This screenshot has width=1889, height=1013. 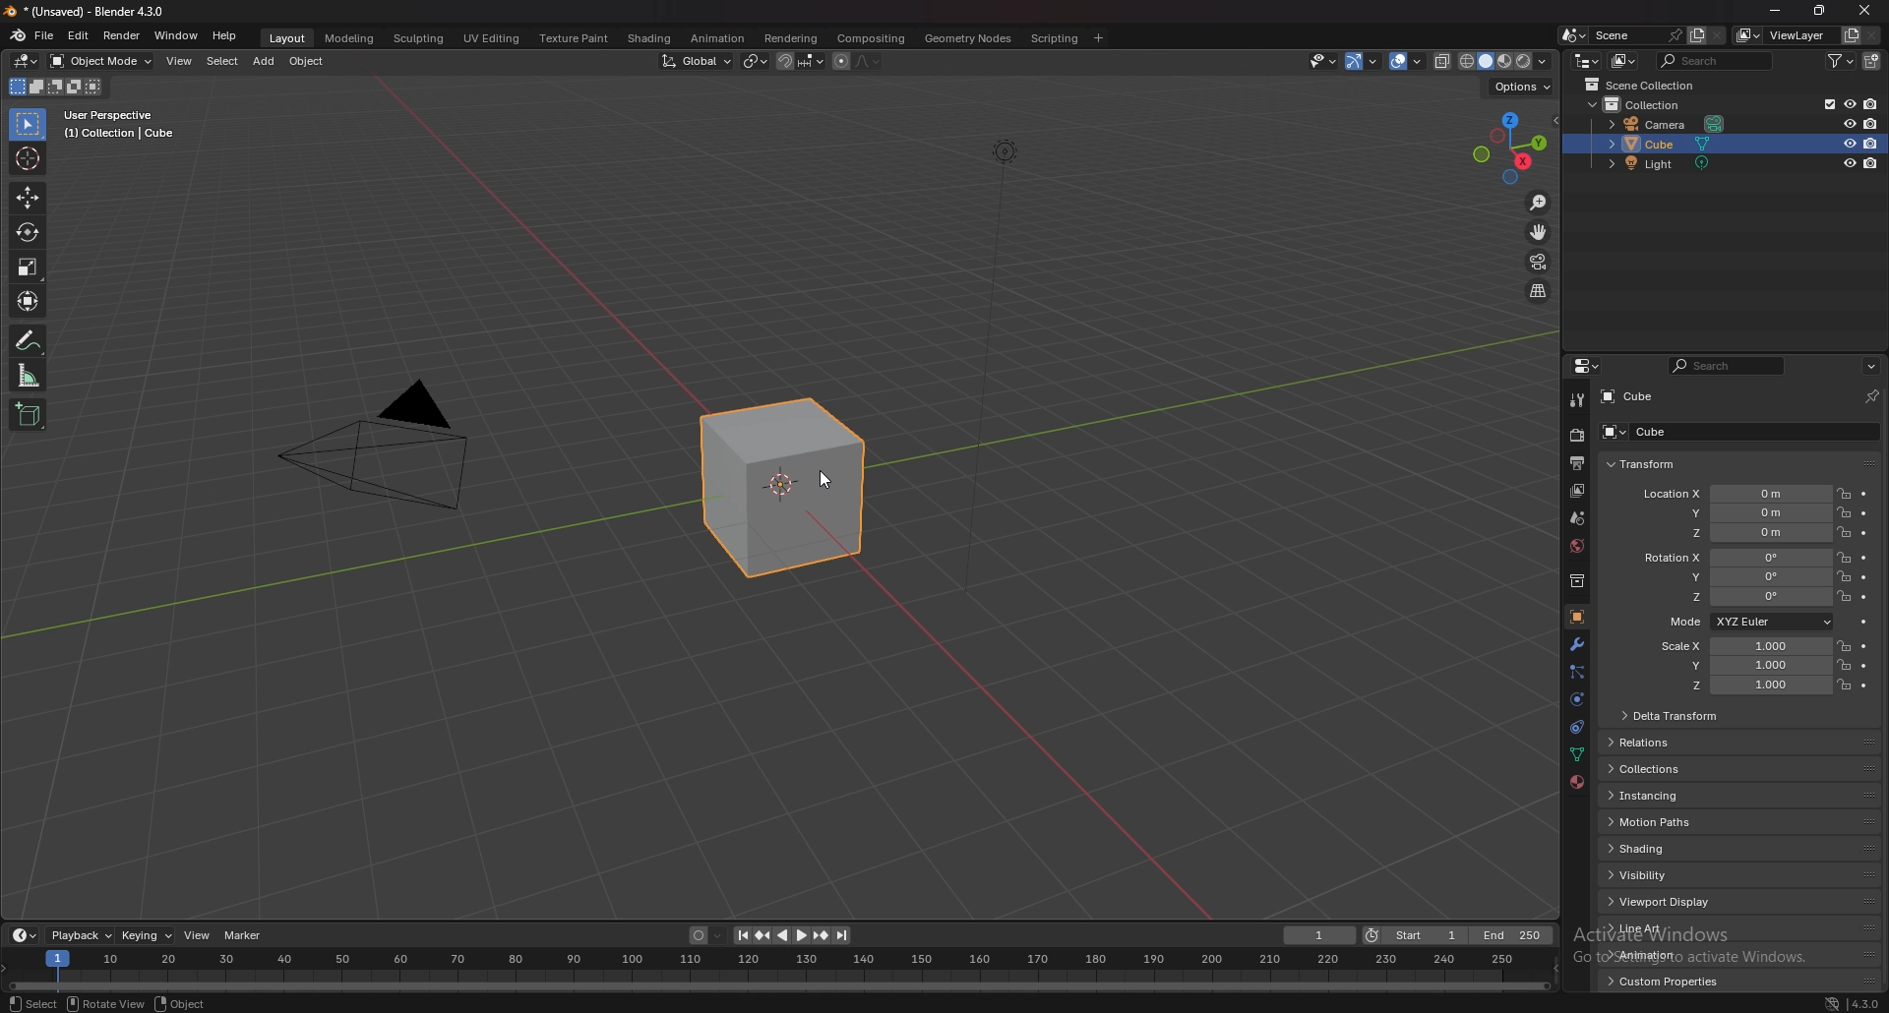 What do you see at coordinates (1735, 596) in the screenshot?
I see `rotation z` at bounding box center [1735, 596].